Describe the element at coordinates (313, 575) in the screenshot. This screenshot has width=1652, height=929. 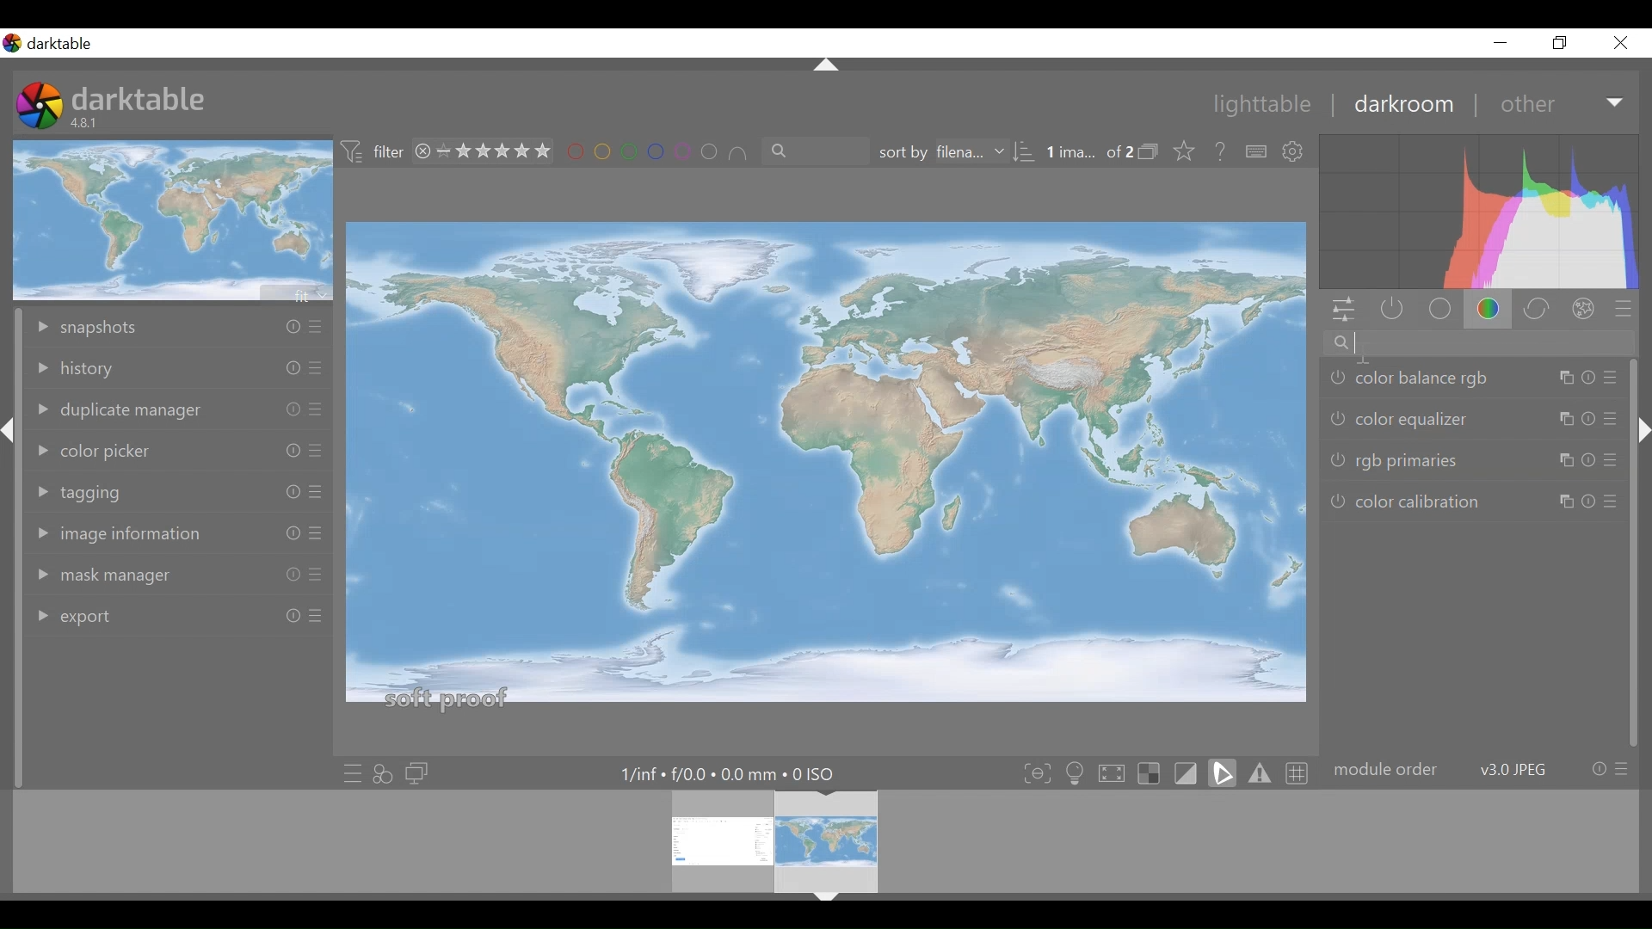
I see `` at that location.